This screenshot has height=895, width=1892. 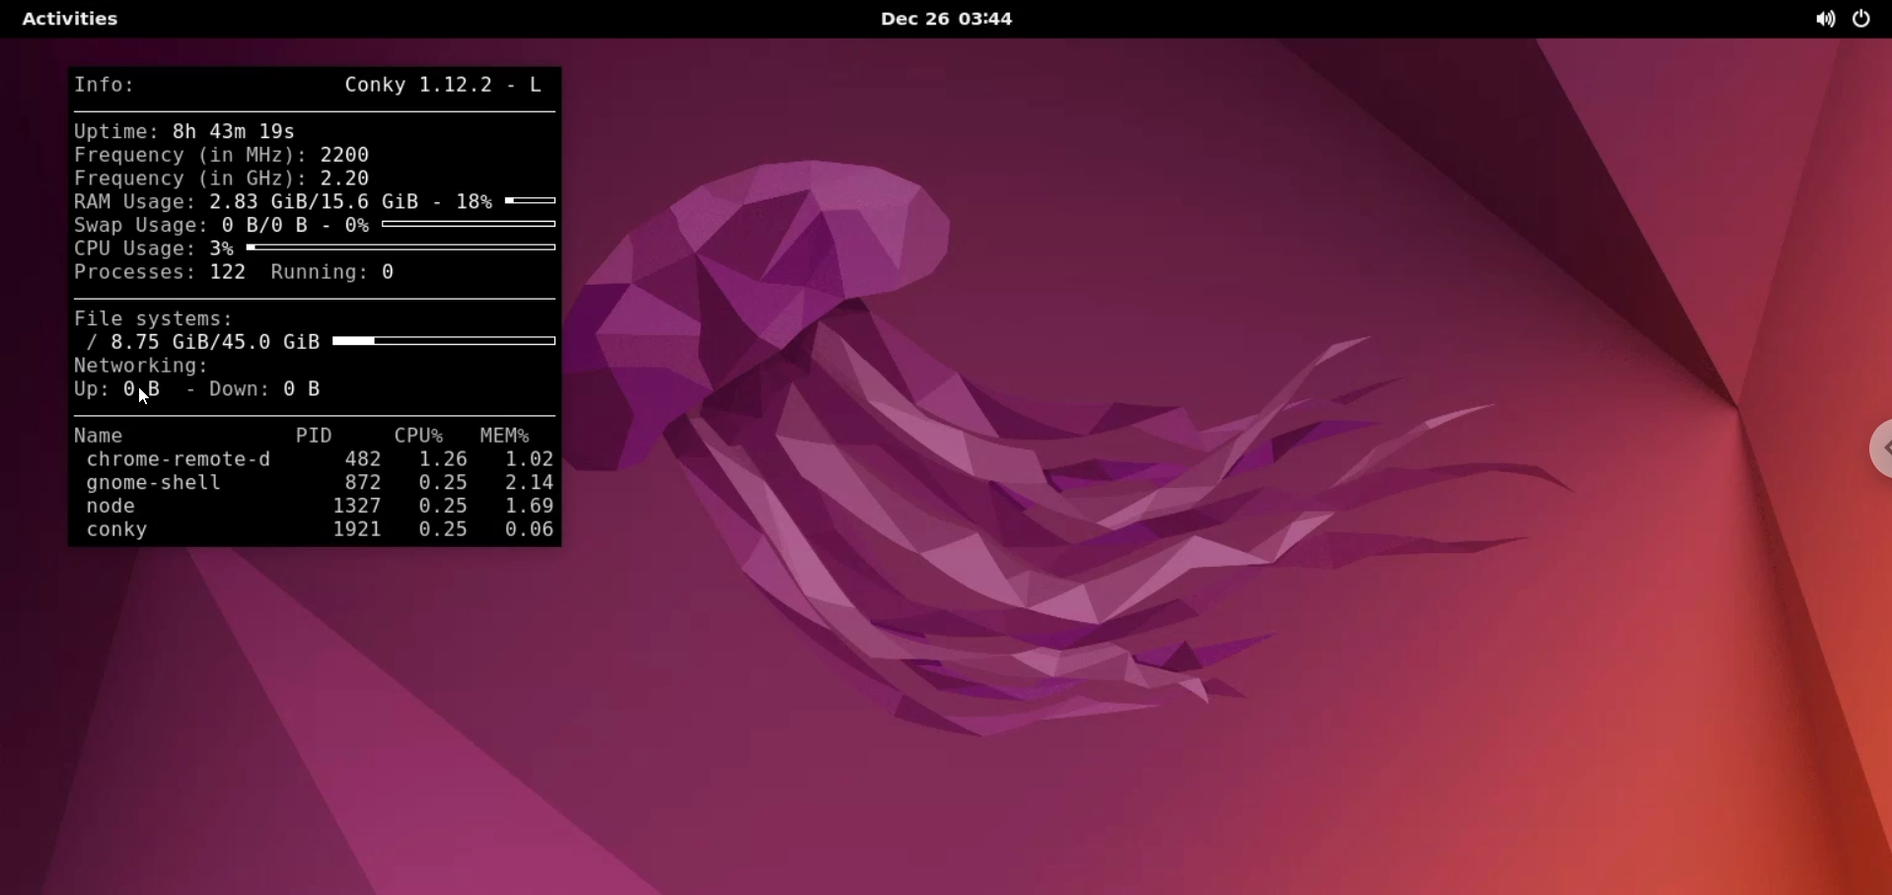 What do you see at coordinates (1822, 20) in the screenshot?
I see `sound options` at bounding box center [1822, 20].